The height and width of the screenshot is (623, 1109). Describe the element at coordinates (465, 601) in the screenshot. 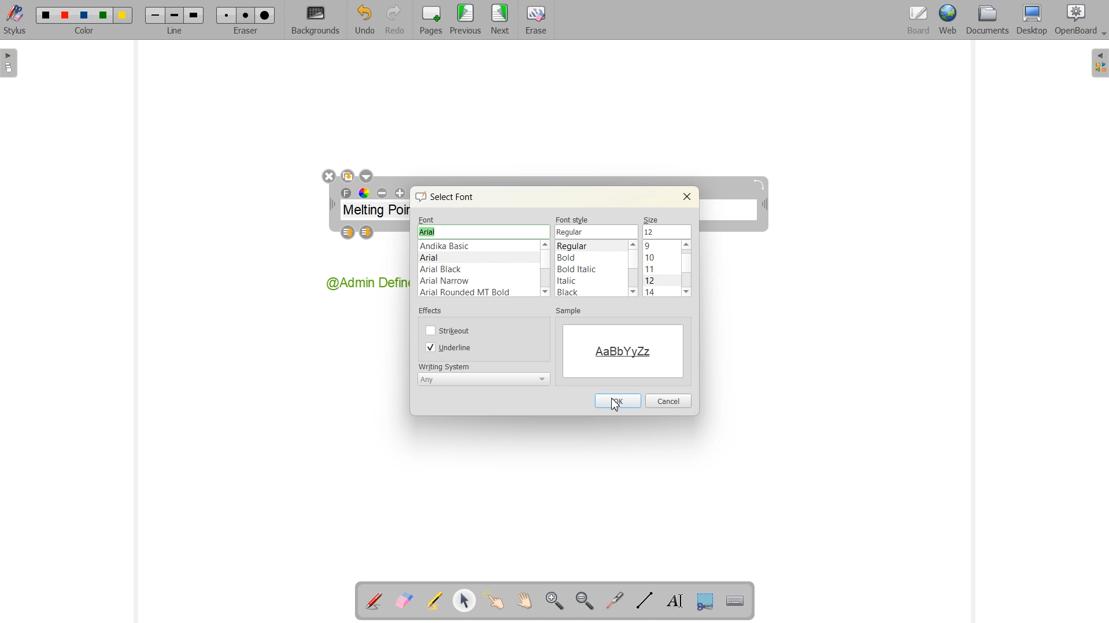

I see `Select and modify object` at that location.